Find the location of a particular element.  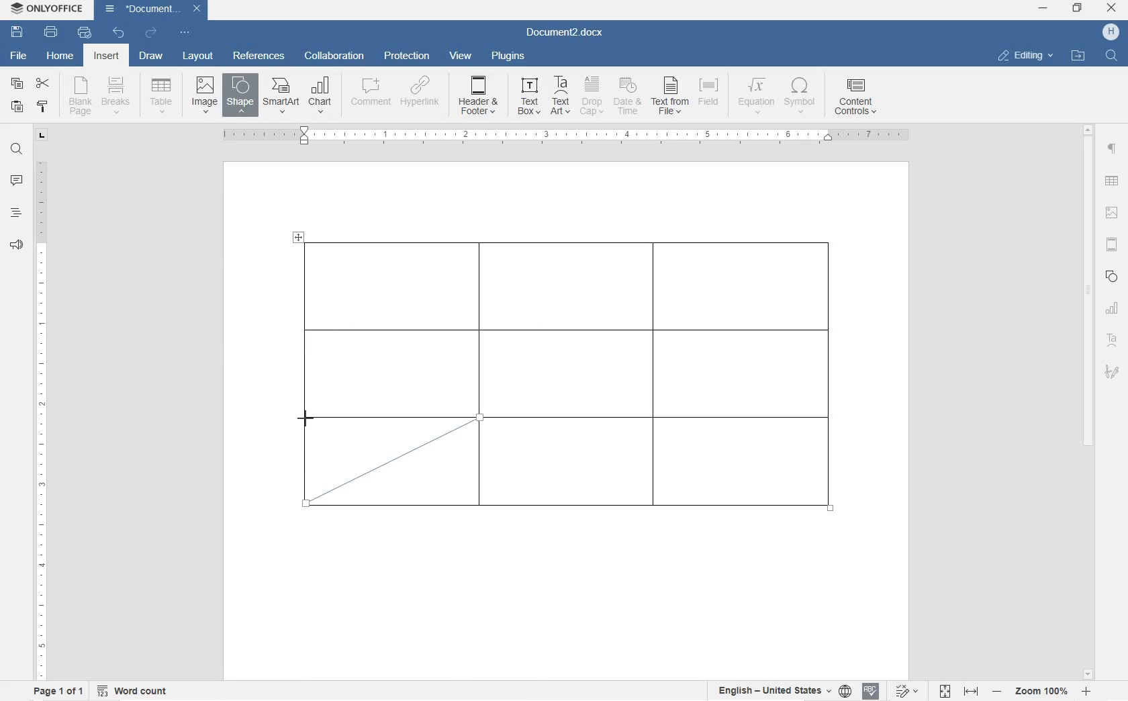

select text or document language is located at coordinates (782, 692).